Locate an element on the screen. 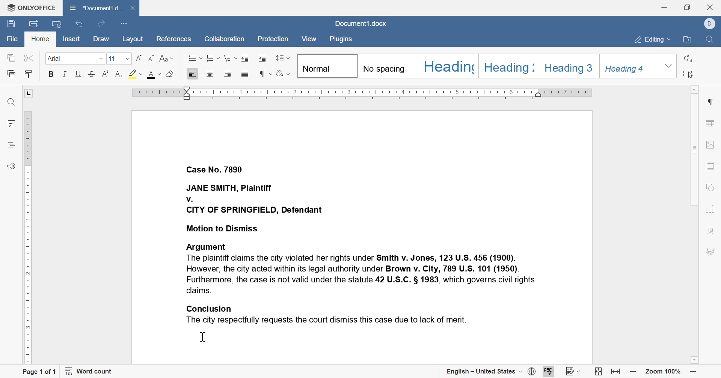  zoom in is located at coordinates (694, 371).